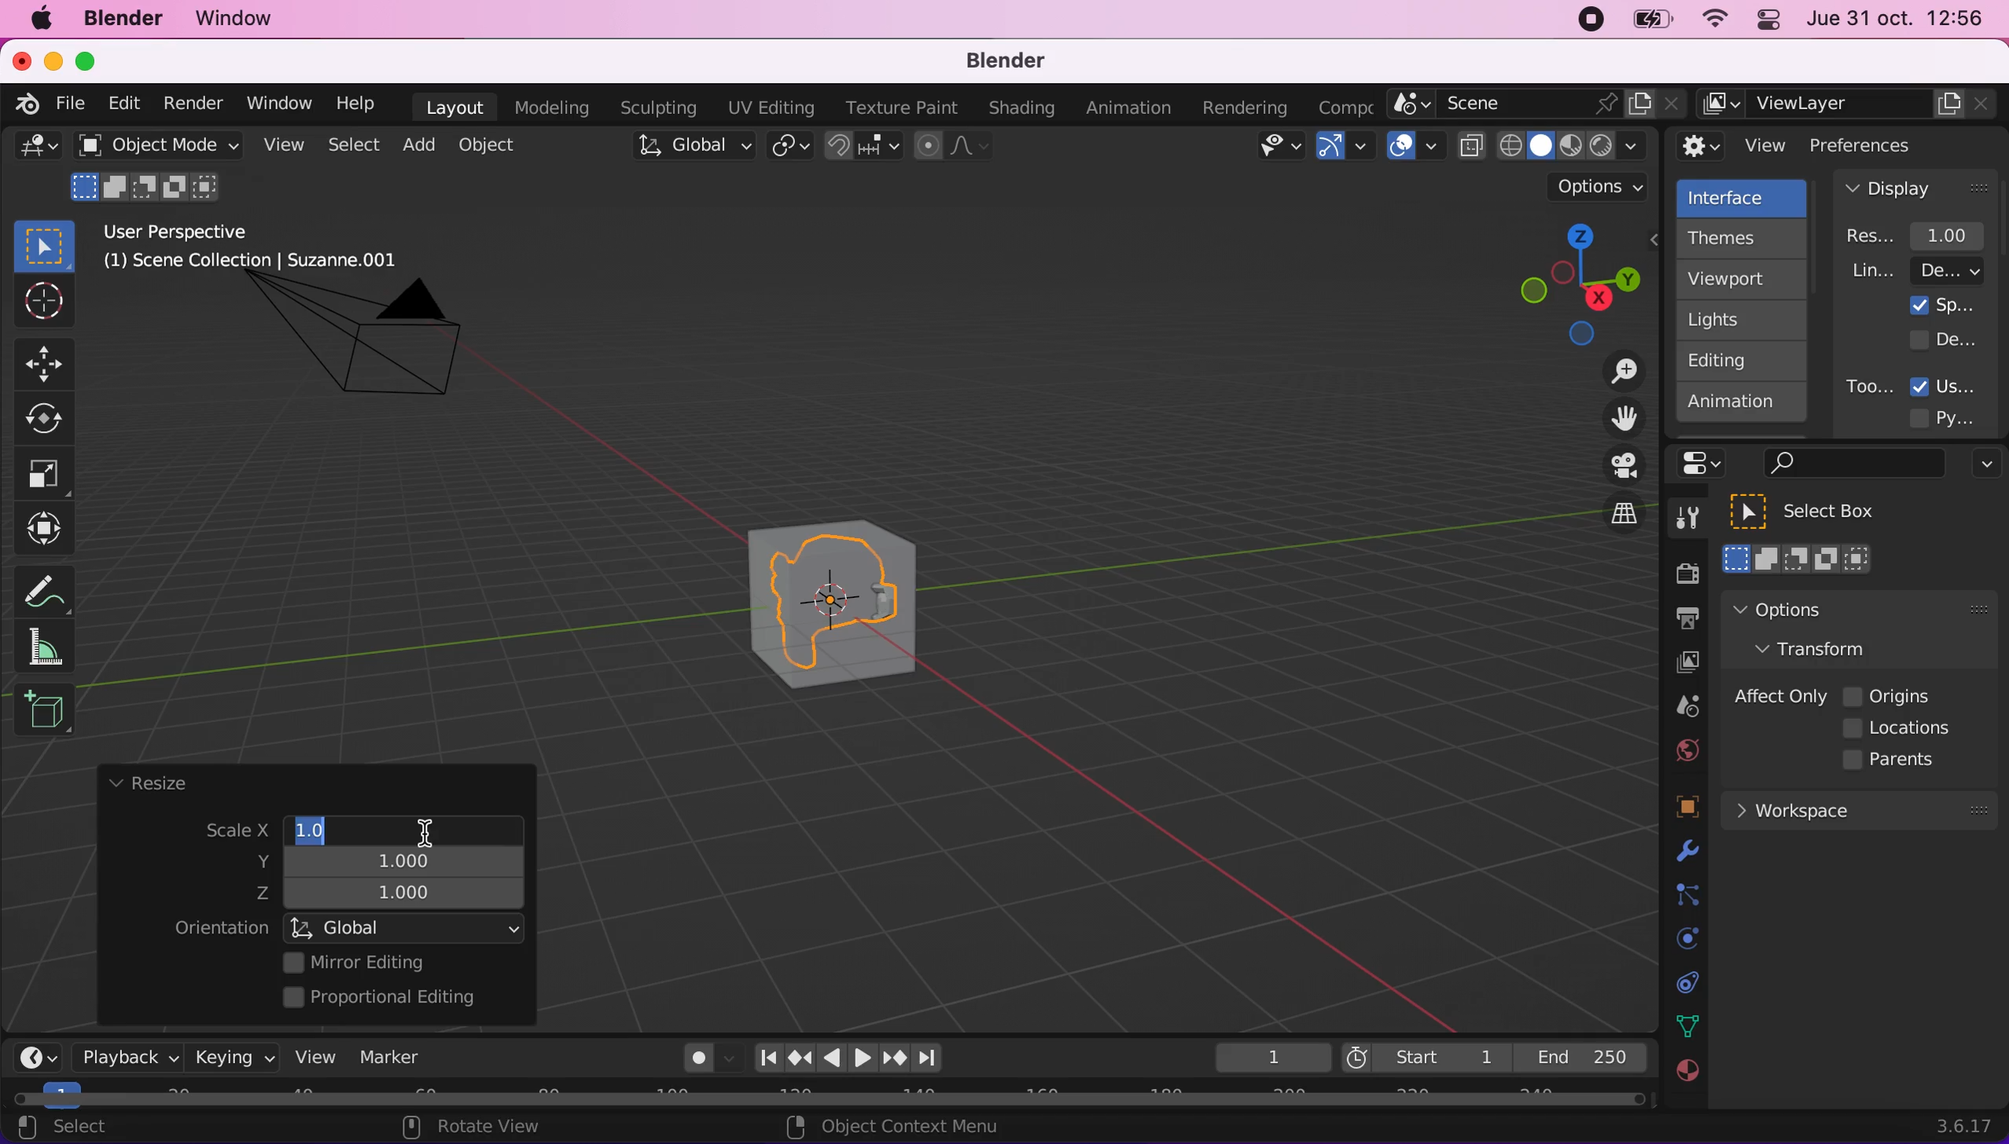 The width and height of the screenshot is (2009, 1144). Describe the element at coordinates (1022, 109) in the screenshot. I see `shading` at that location.